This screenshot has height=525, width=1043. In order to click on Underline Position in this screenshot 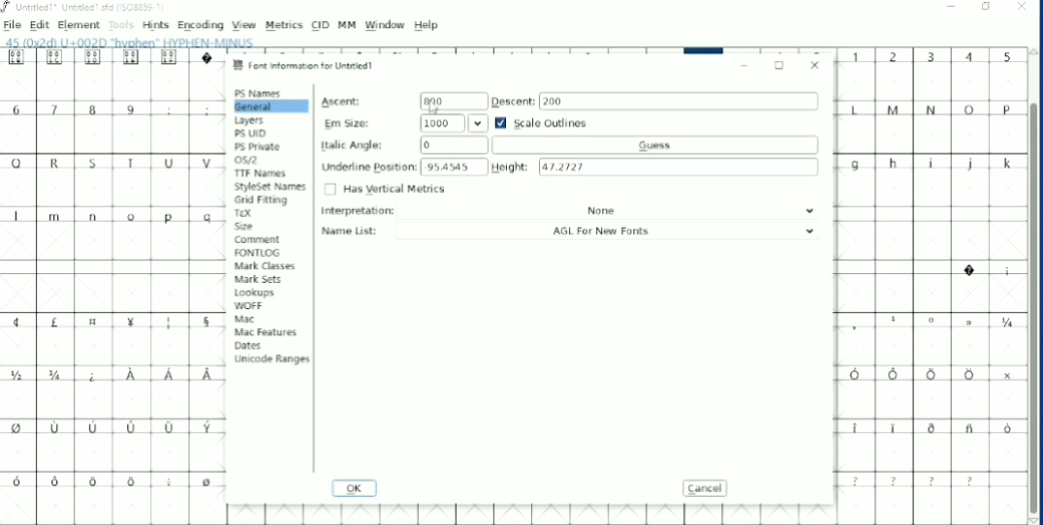, I will do `click(403, 167)`.